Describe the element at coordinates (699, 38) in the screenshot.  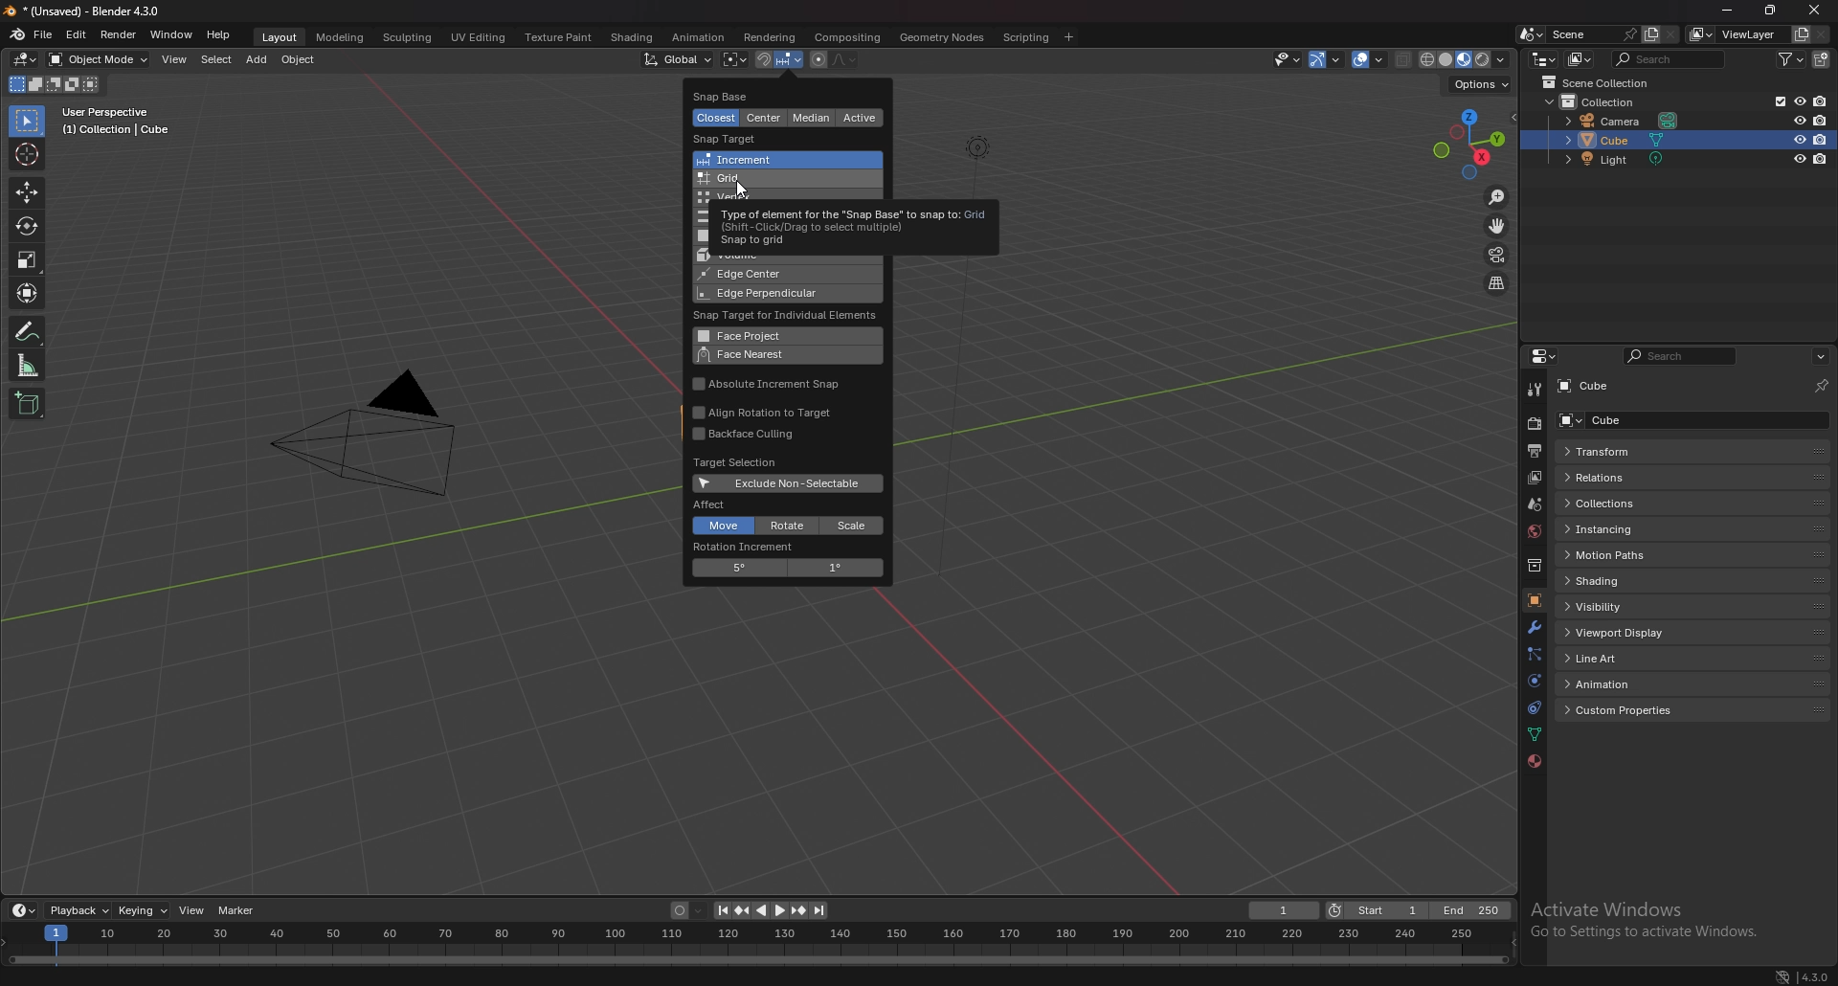
I see `animation` at that location.